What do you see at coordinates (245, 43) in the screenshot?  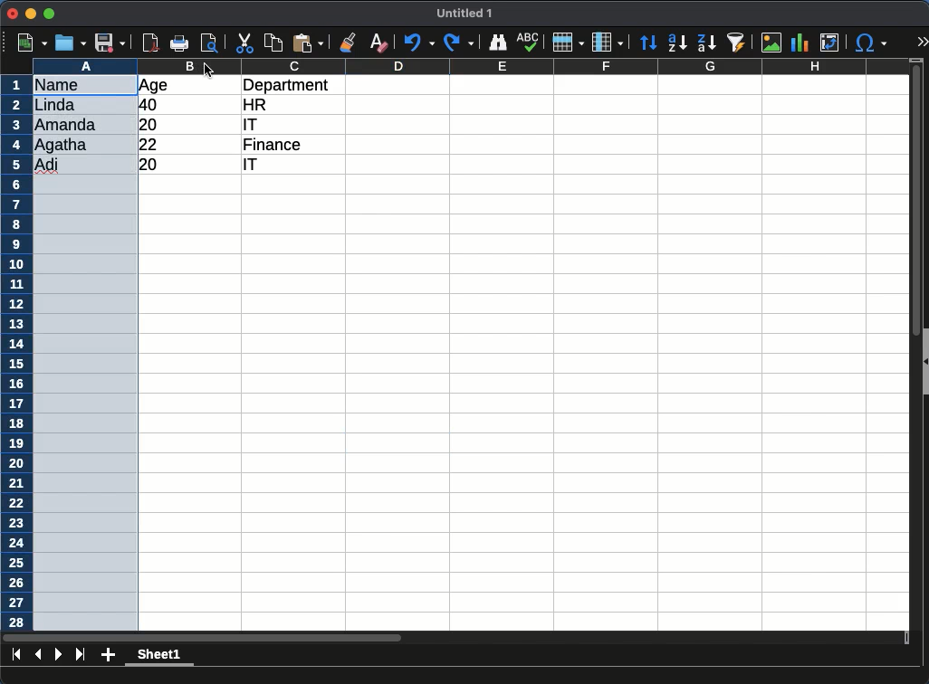 I see `cut` at bounding box center [245, 43].